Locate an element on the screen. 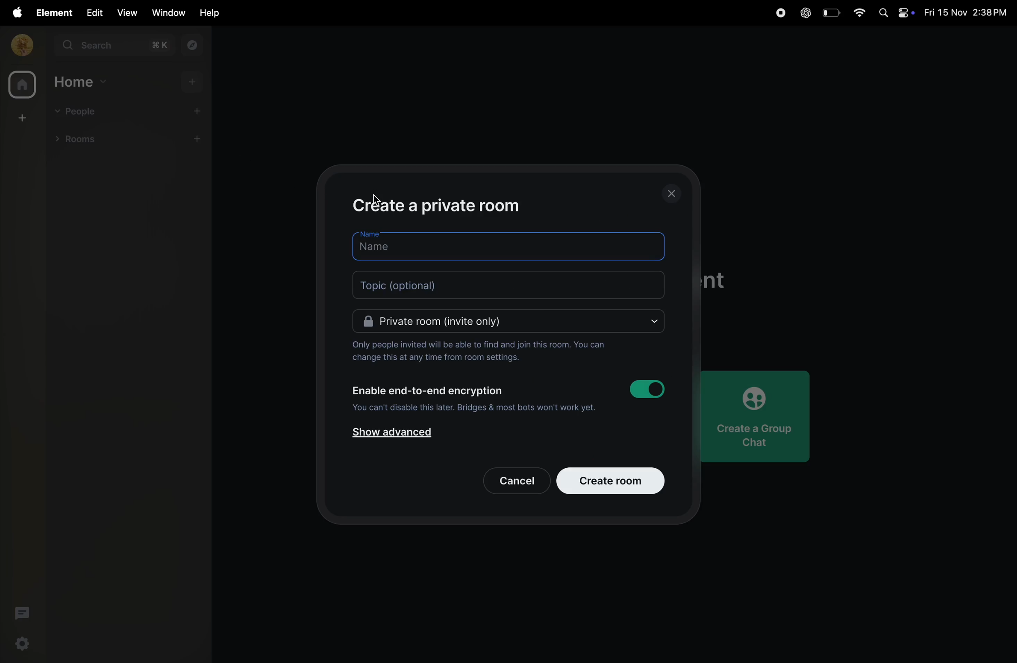 The height and width of the screenshot is (663, 1017). people is located at coordinates (79, 112).